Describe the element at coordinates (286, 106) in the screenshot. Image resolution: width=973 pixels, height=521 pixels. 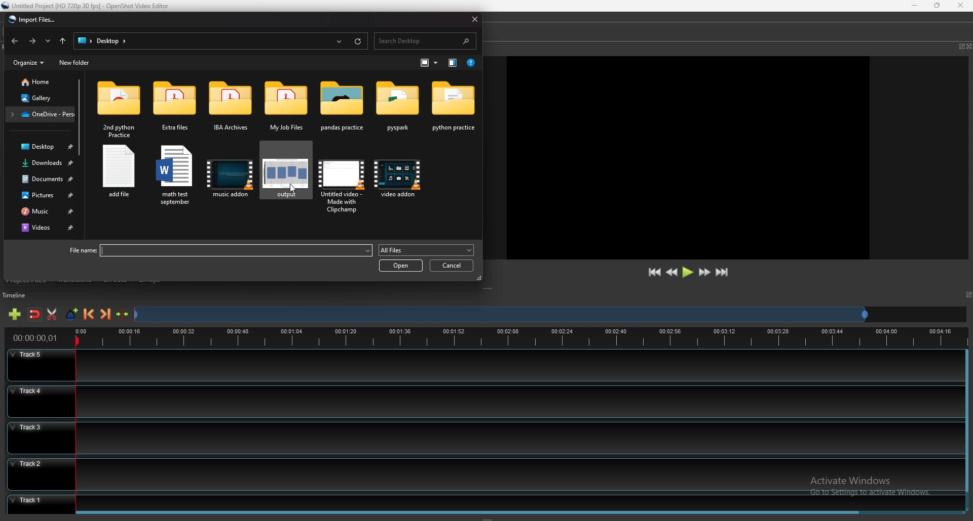
I see `folder` at that location.